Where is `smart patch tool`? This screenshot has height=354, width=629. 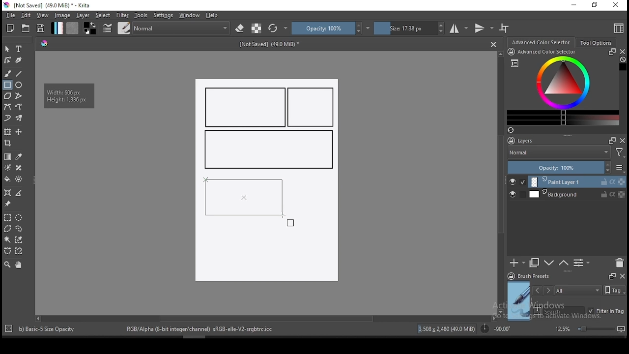 smart patch tool is located at coordinates (19, 168).